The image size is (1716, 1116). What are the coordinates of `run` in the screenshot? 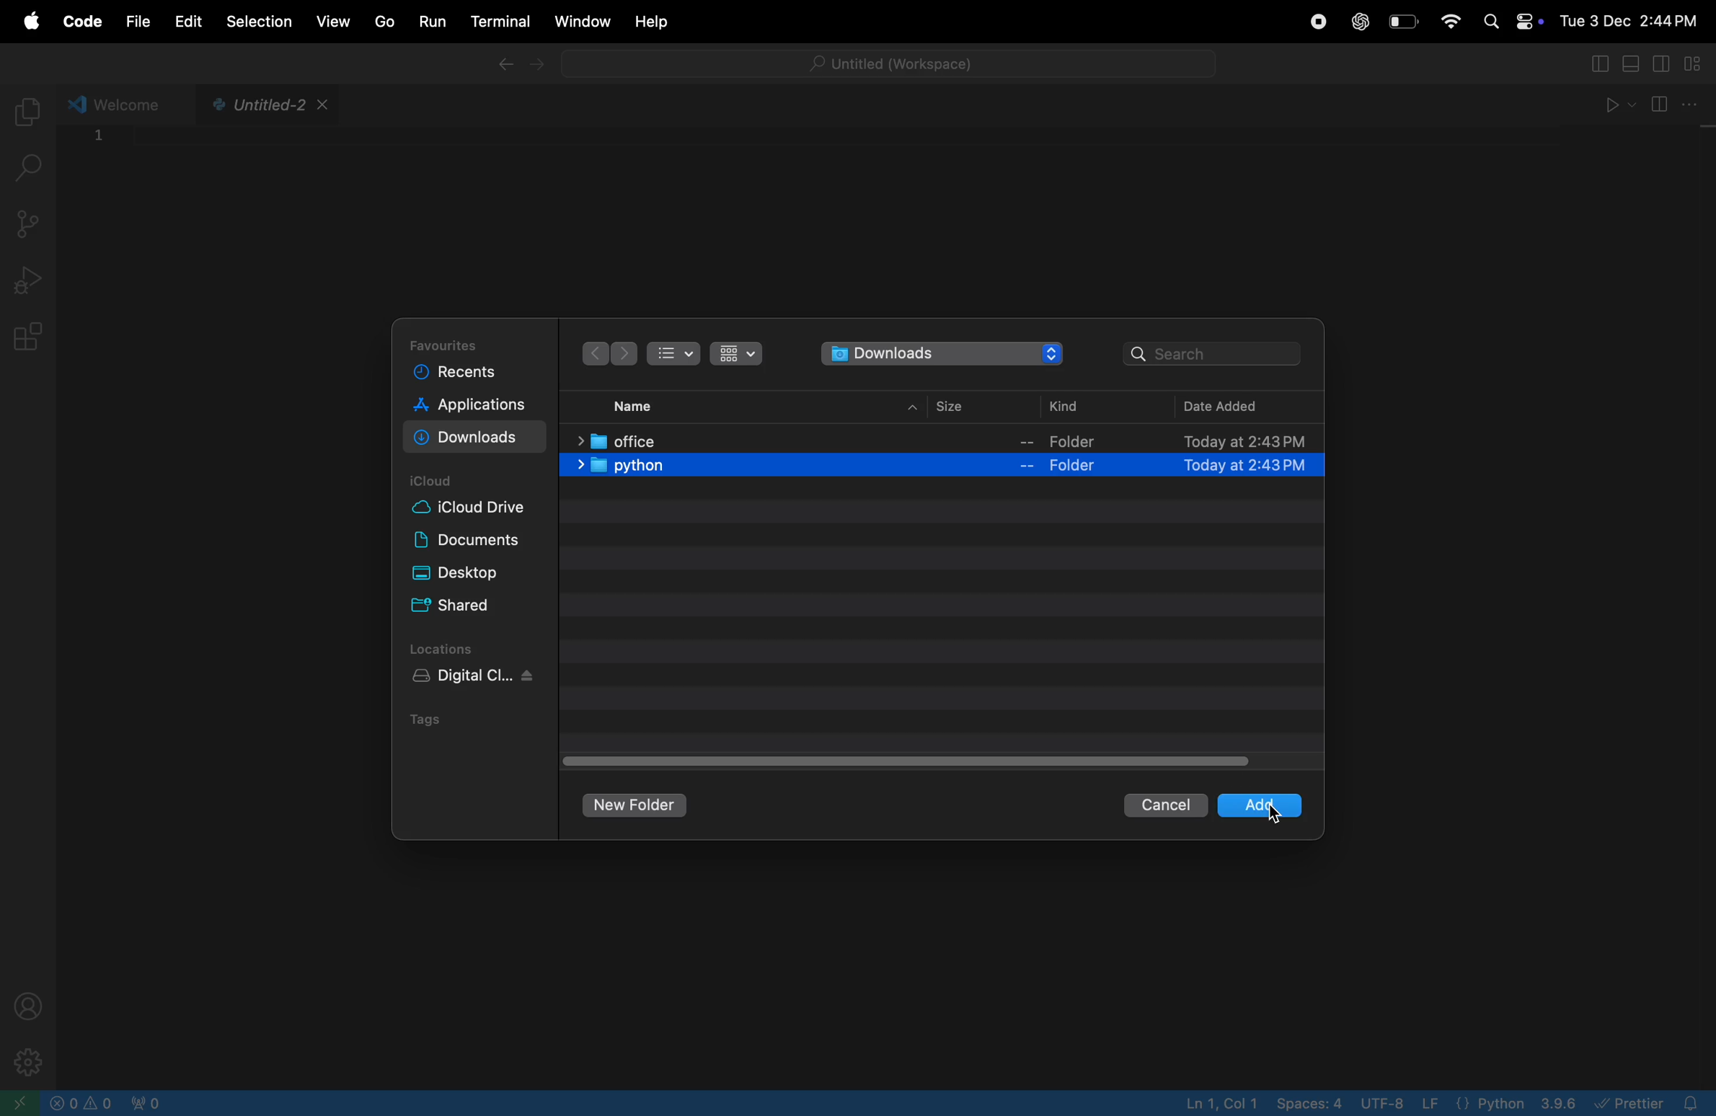 It's located at (431, 21).